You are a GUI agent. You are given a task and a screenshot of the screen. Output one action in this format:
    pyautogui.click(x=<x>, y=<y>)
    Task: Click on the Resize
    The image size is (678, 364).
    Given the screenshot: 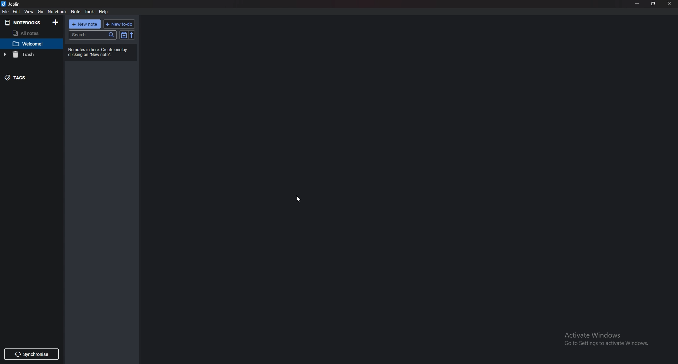 What is the action you would take?
    pyautogui.click(x=653, y=4)
    